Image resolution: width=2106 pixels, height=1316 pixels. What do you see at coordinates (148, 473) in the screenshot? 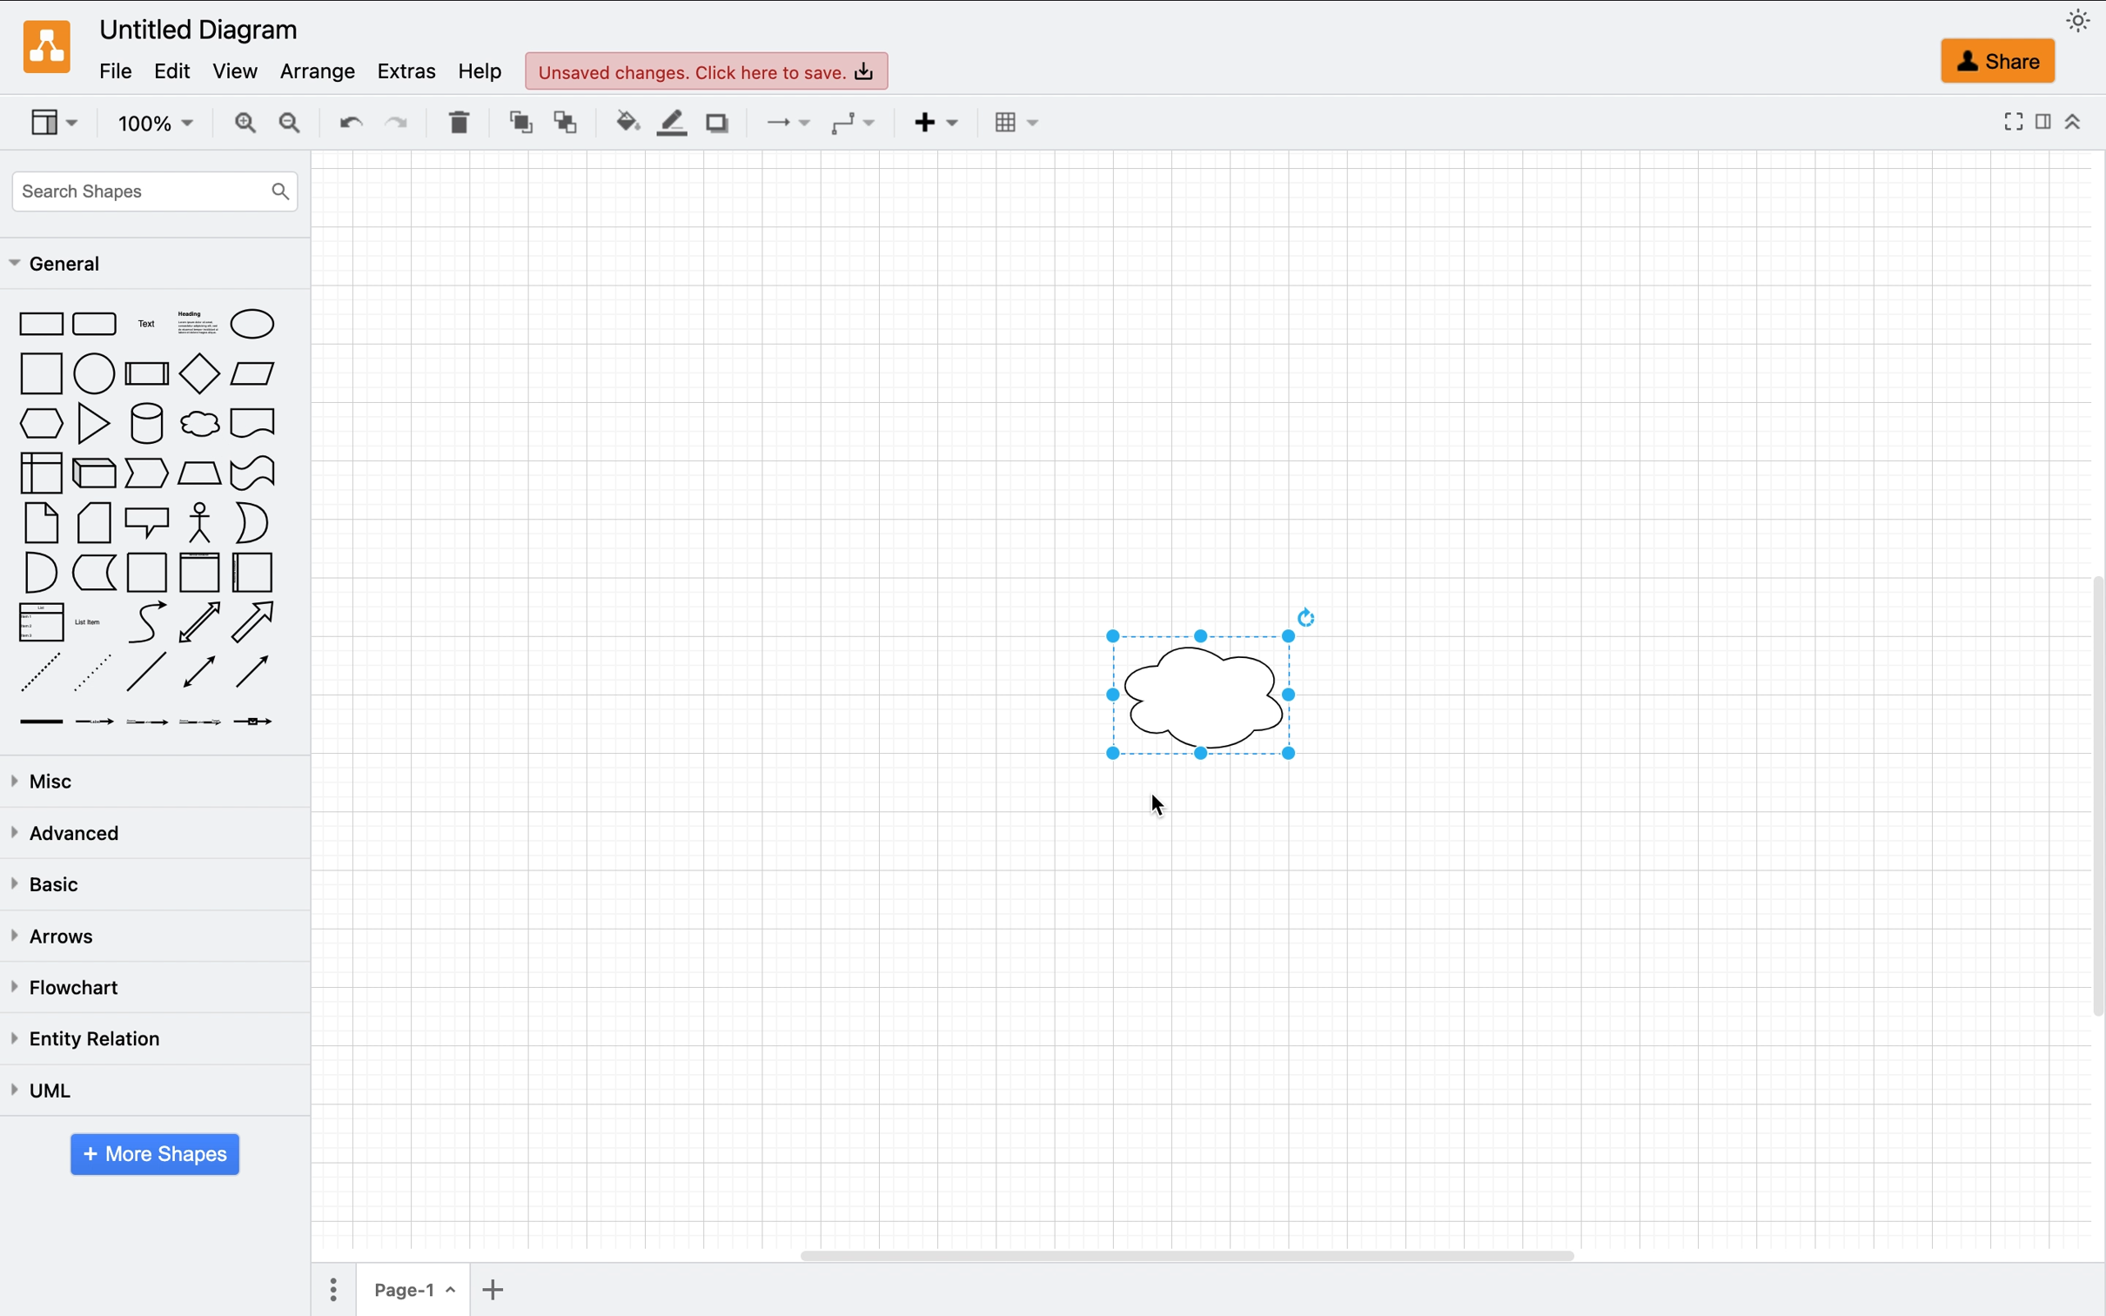
I see `step` at bounding box center [148, 473].